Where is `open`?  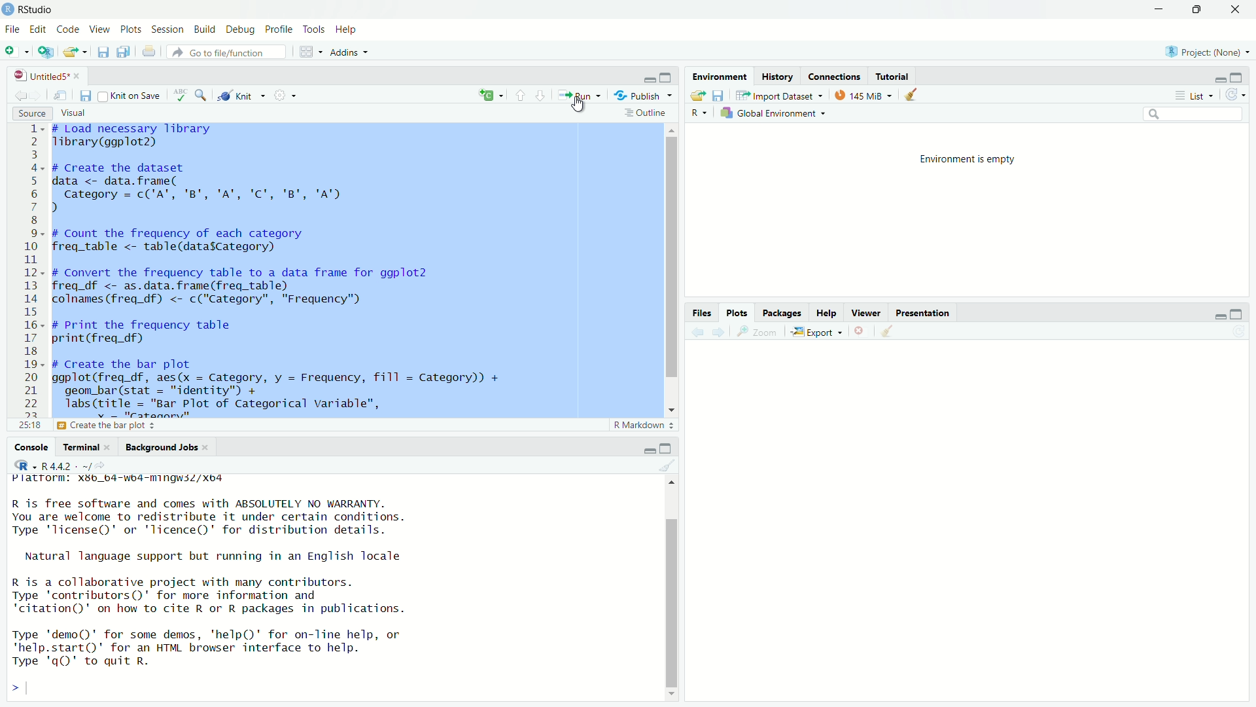
open is located at coordinates (699, 96).